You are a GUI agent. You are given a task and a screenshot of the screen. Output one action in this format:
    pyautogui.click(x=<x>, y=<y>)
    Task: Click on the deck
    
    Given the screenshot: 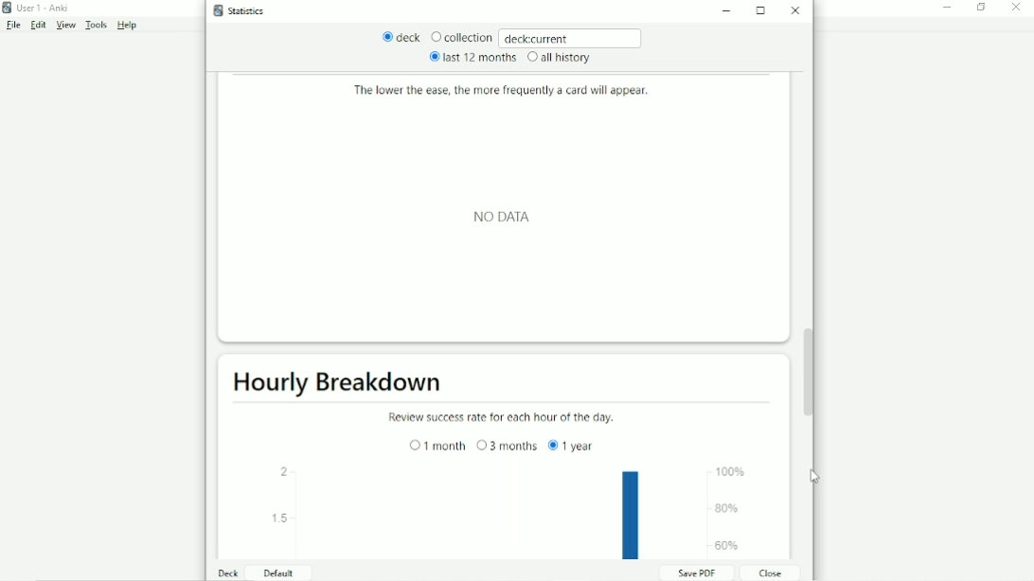 What is the action you would take?
    pyautogui.click(x=401, y=38)
    